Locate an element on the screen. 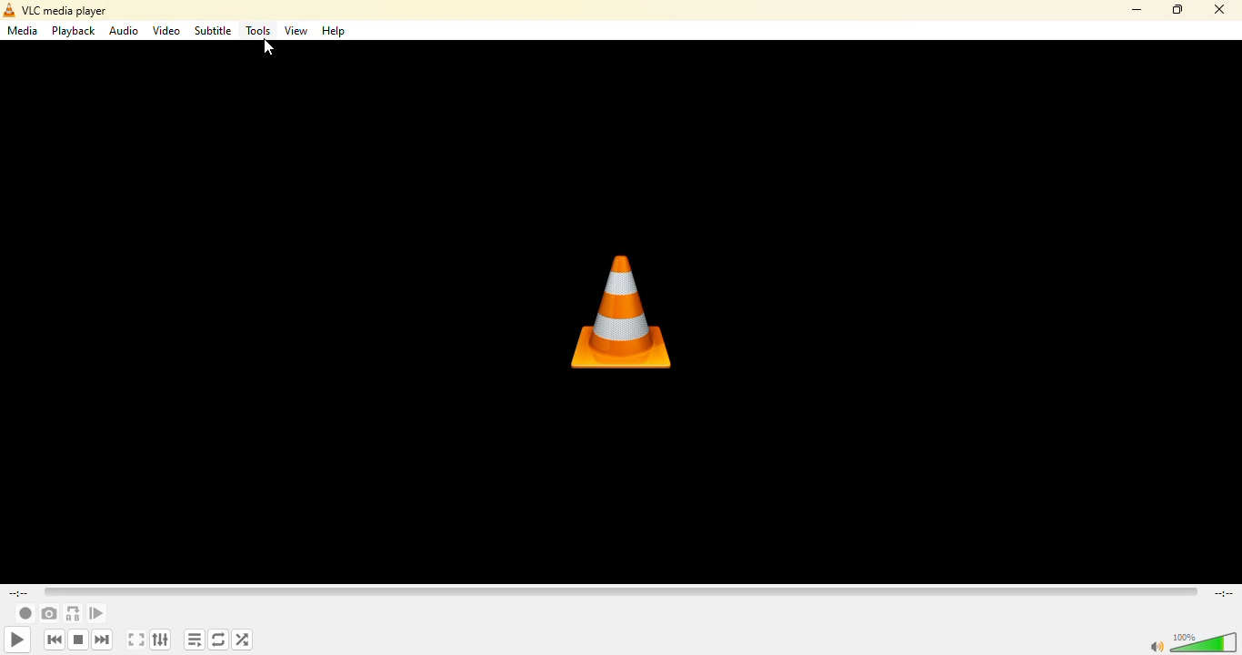 The height and width of the screenshot is (655, 1242). video is located at coordinates (166, 32).